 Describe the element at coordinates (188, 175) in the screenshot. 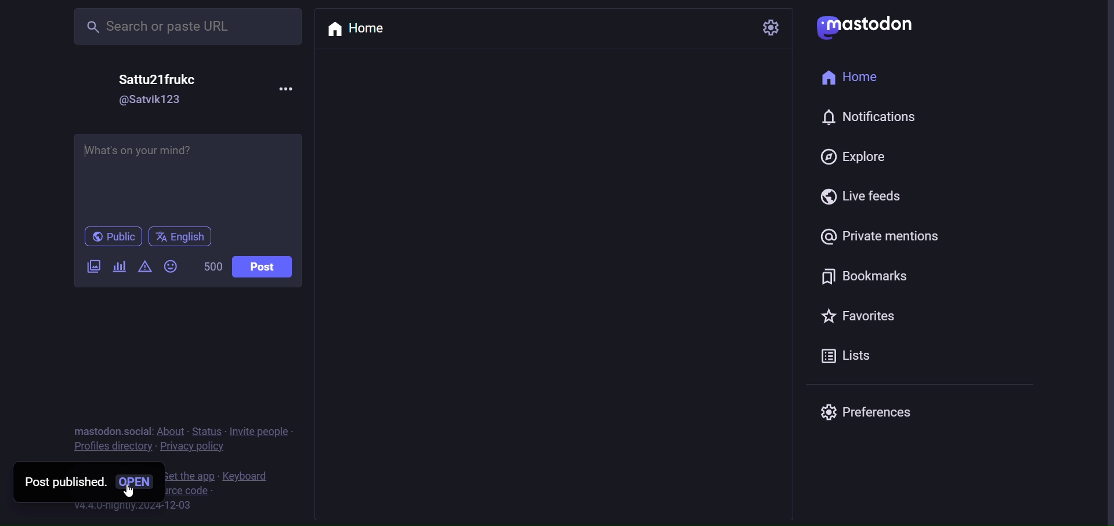

I see `write here` at that location.